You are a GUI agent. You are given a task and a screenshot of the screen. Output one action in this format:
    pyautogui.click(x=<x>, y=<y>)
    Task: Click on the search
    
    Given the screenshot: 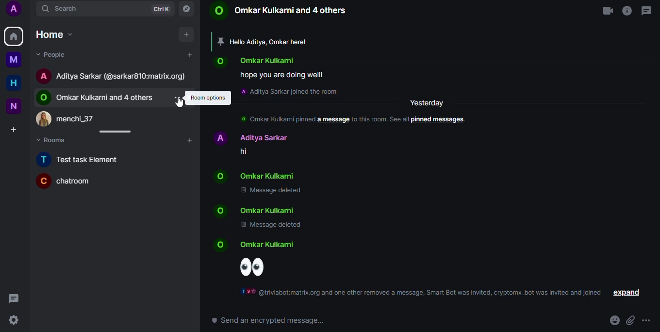 What is the action you would take?
    pyautogui.click(x=70, y=9)
    